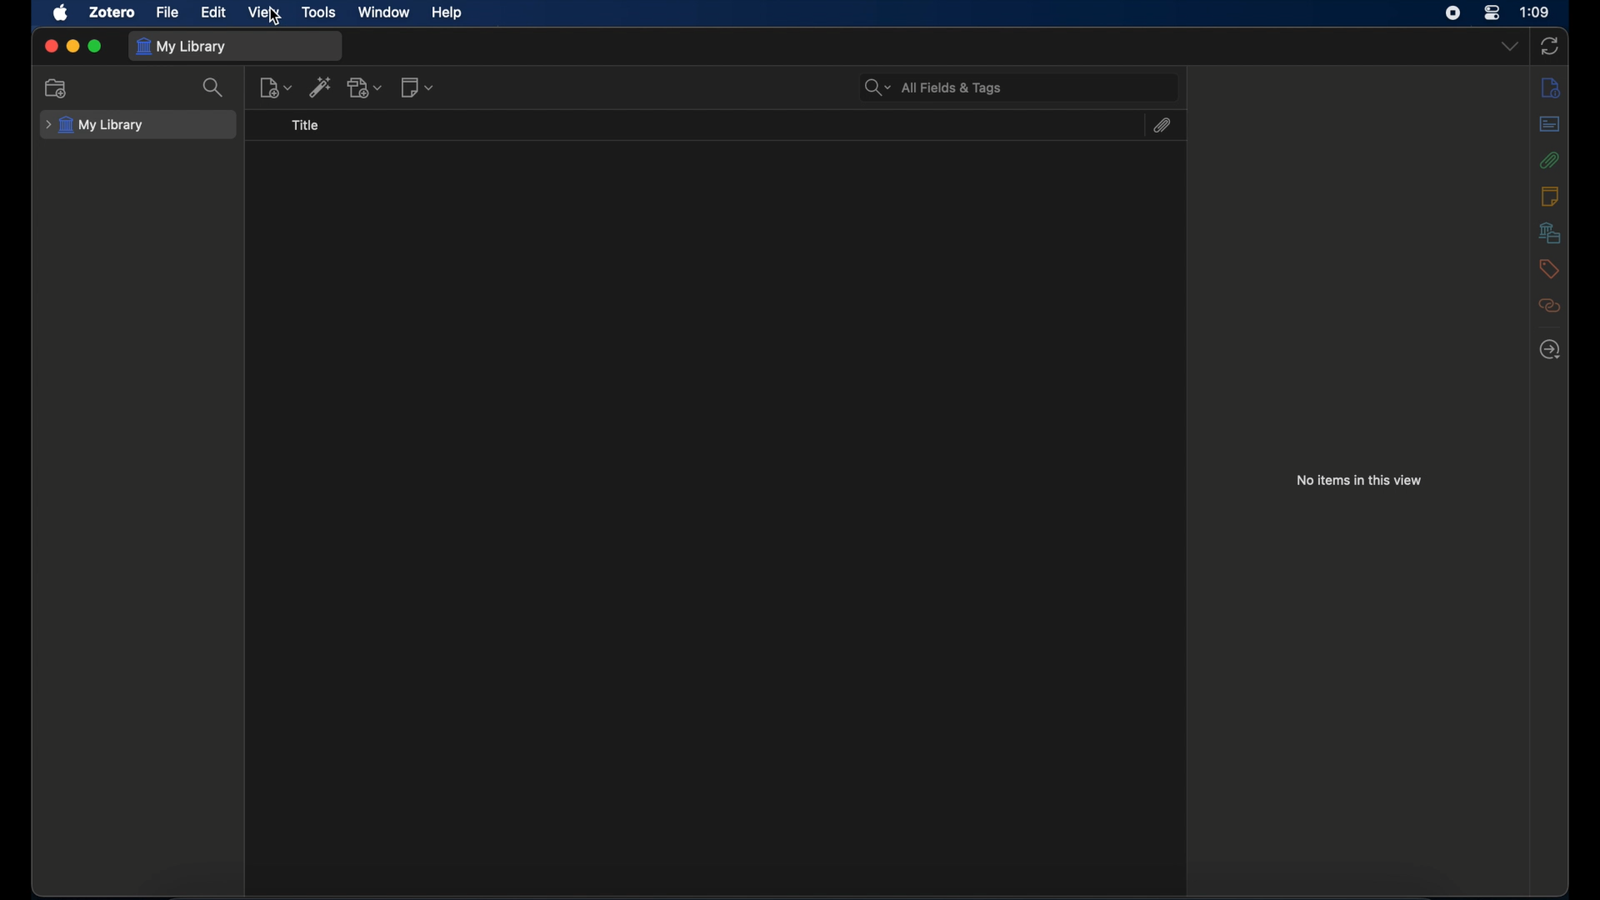 Image resolution: width=1600 pixels, height=900 pixels. I want to click on new notes, so click(417, 87).